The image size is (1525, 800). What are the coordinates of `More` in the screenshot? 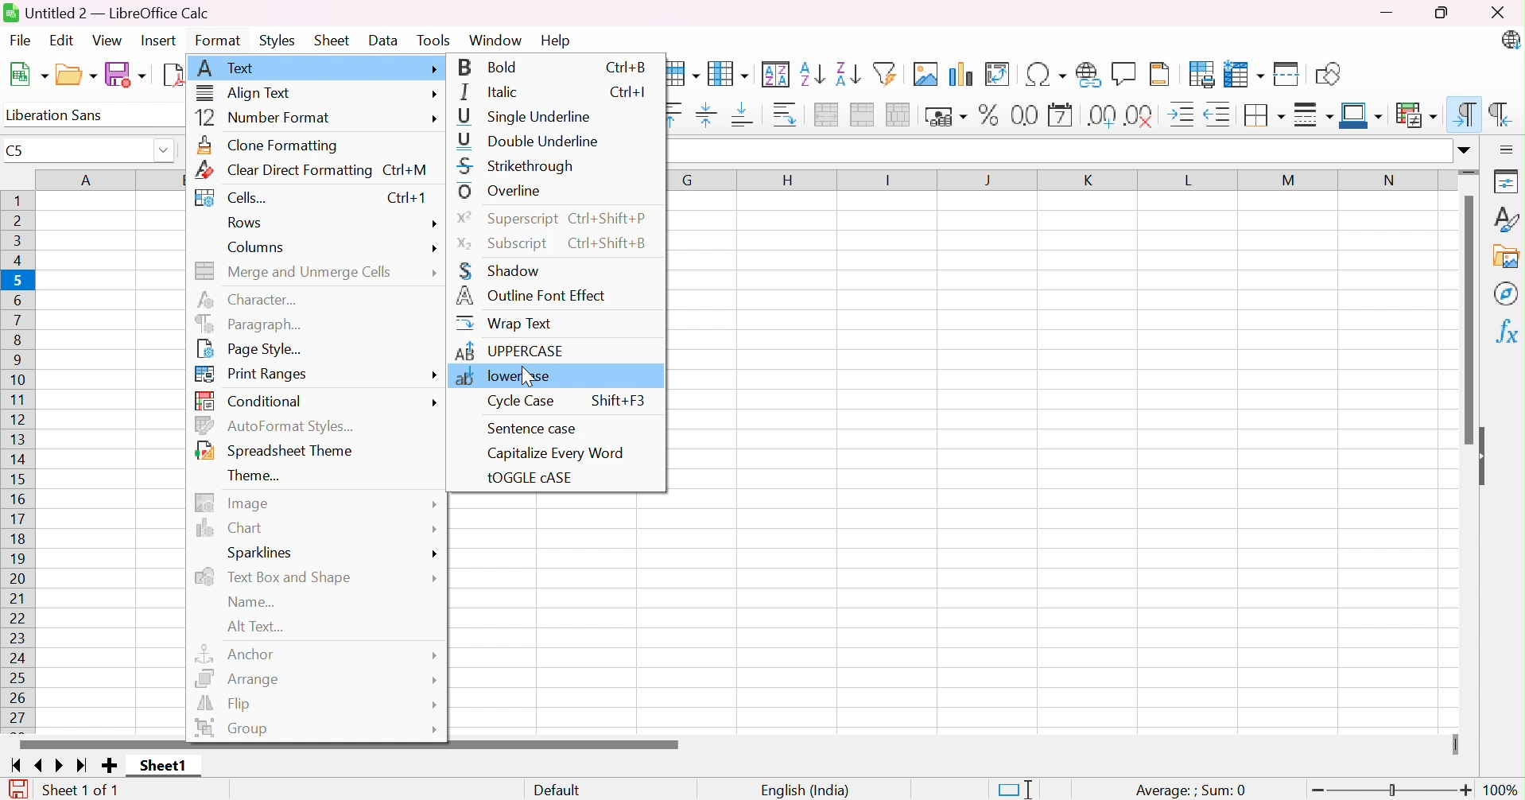 It's located at (434, 579).